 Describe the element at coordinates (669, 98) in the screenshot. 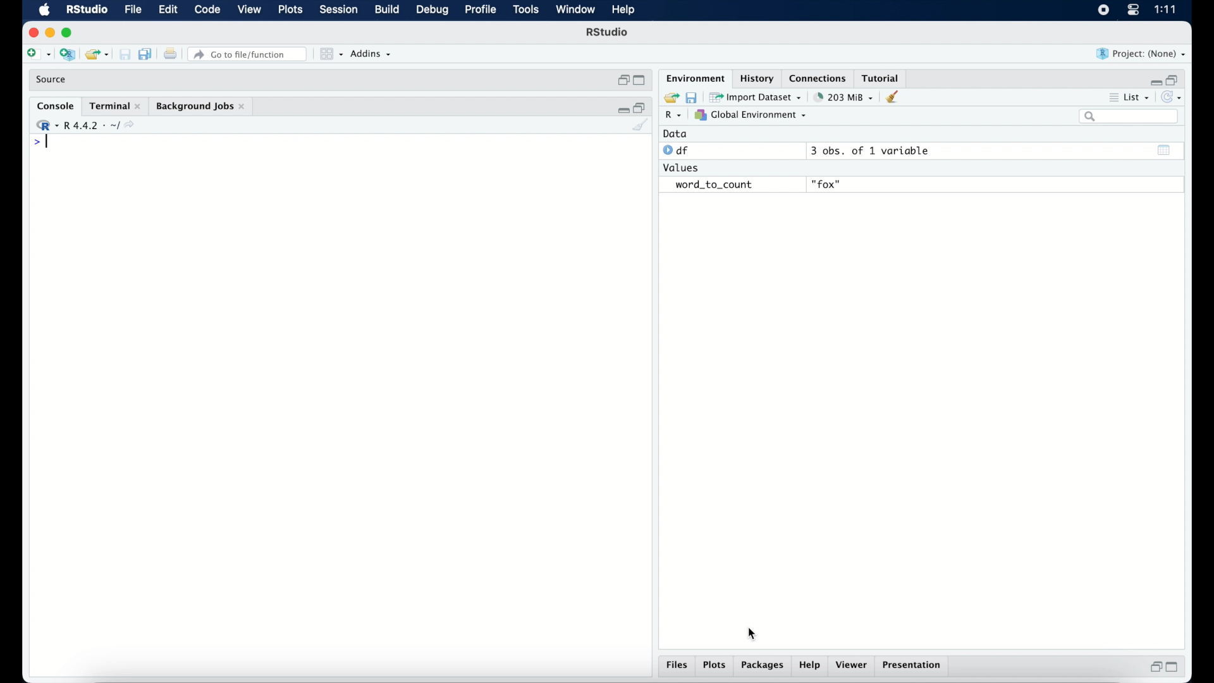

I see `load workspace` at that location.